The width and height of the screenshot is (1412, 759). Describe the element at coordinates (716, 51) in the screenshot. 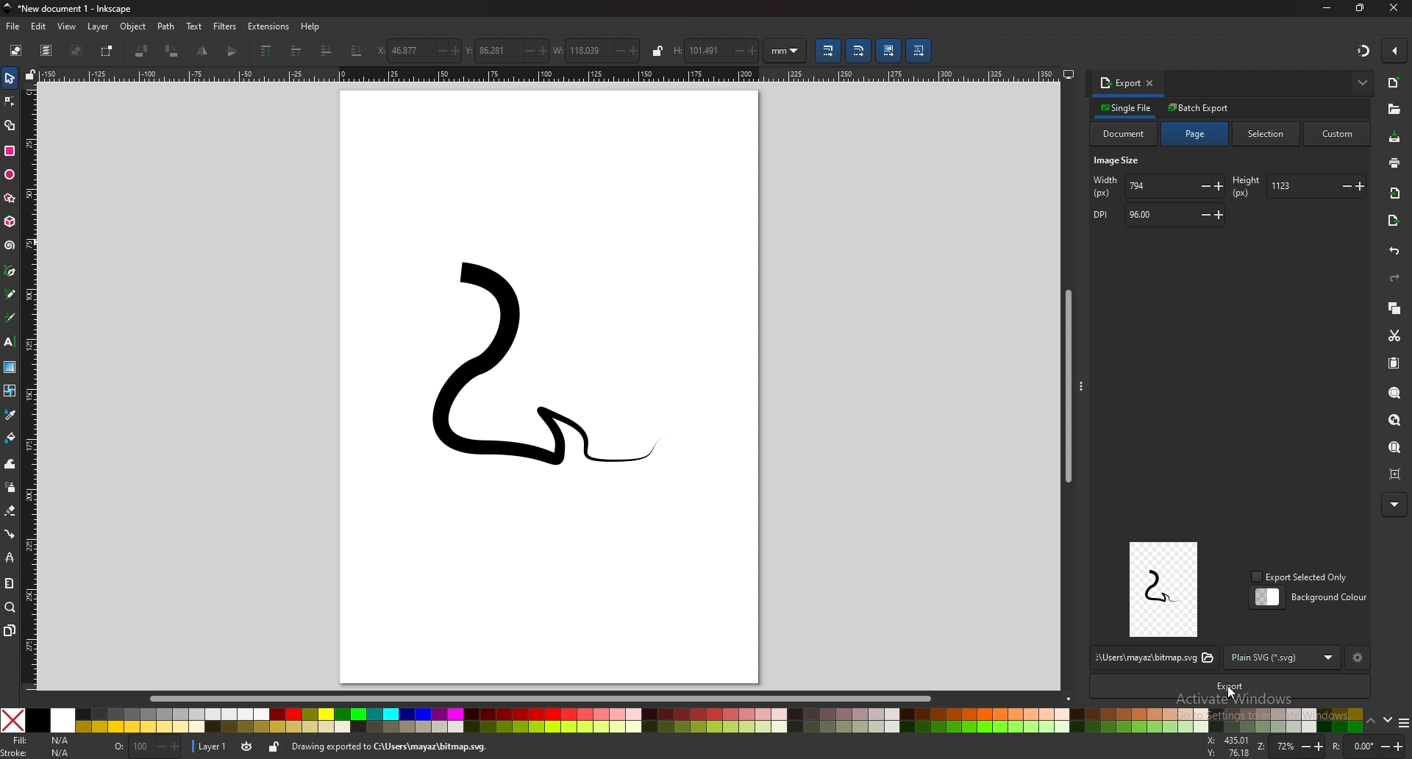

I see `height` at that location.